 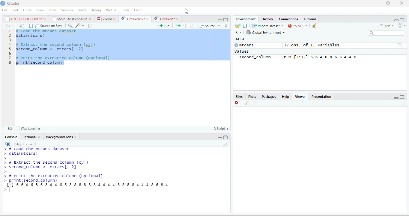 What do you see at coordinates (396, 97) in the screenshot?
I see `minimize` at bounding box center [396, 97].